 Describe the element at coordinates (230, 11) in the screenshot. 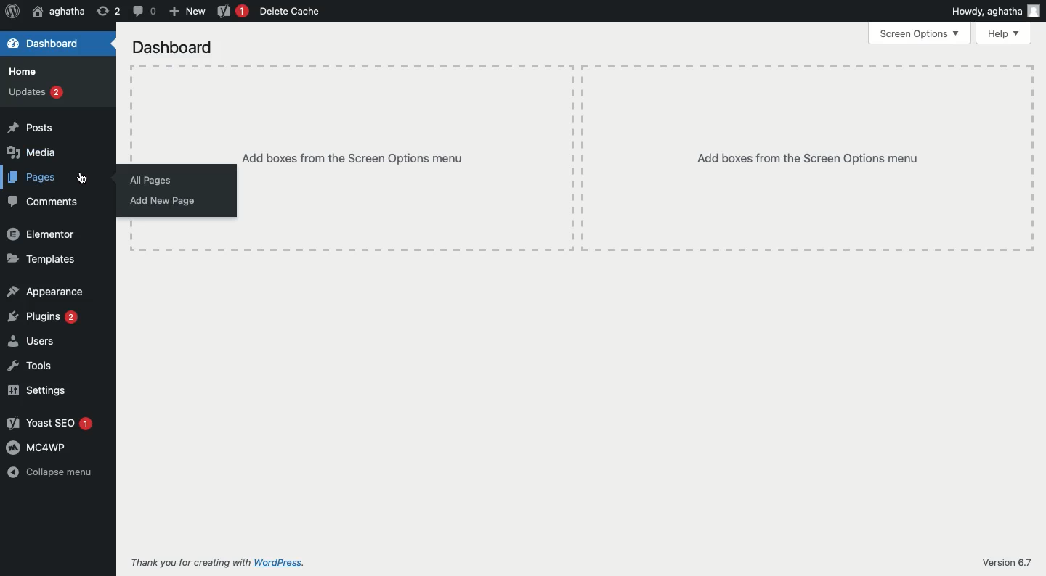

I see `Yoast` at that location.